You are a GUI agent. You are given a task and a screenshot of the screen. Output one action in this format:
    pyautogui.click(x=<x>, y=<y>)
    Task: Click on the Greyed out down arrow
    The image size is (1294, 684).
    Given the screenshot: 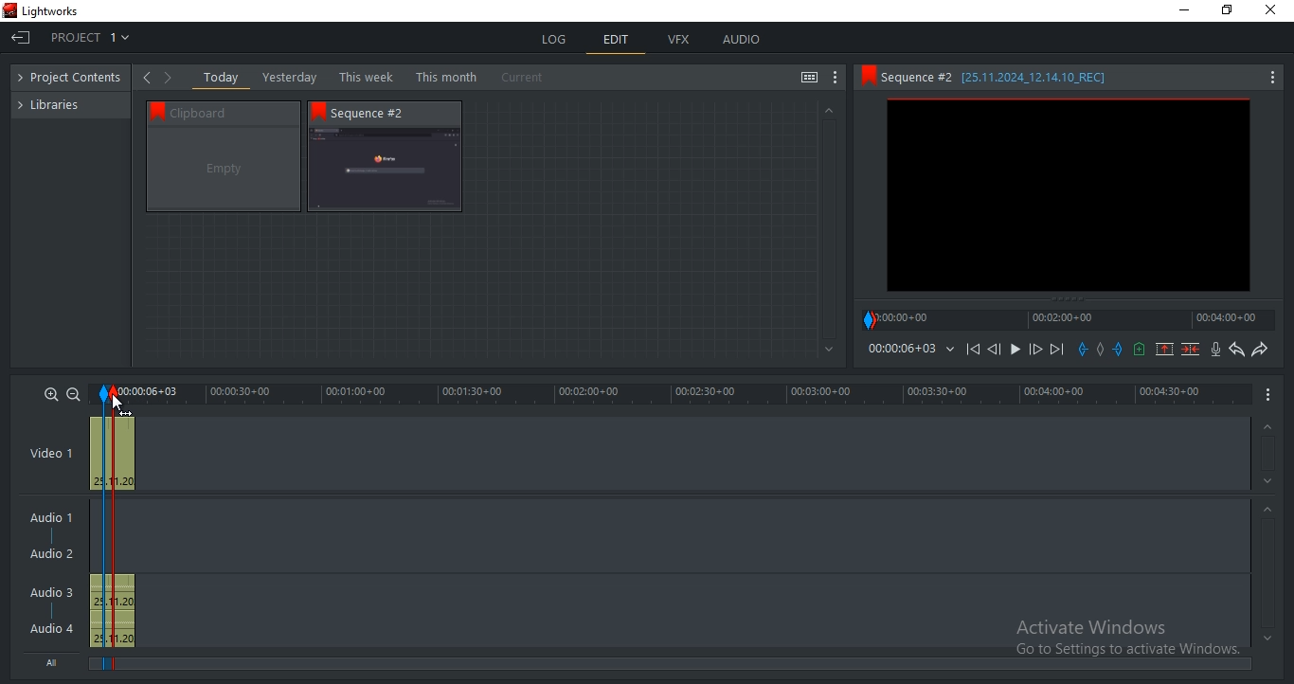 What is the action you would take?
    pyautogui.click(x=1270, y=484)
    